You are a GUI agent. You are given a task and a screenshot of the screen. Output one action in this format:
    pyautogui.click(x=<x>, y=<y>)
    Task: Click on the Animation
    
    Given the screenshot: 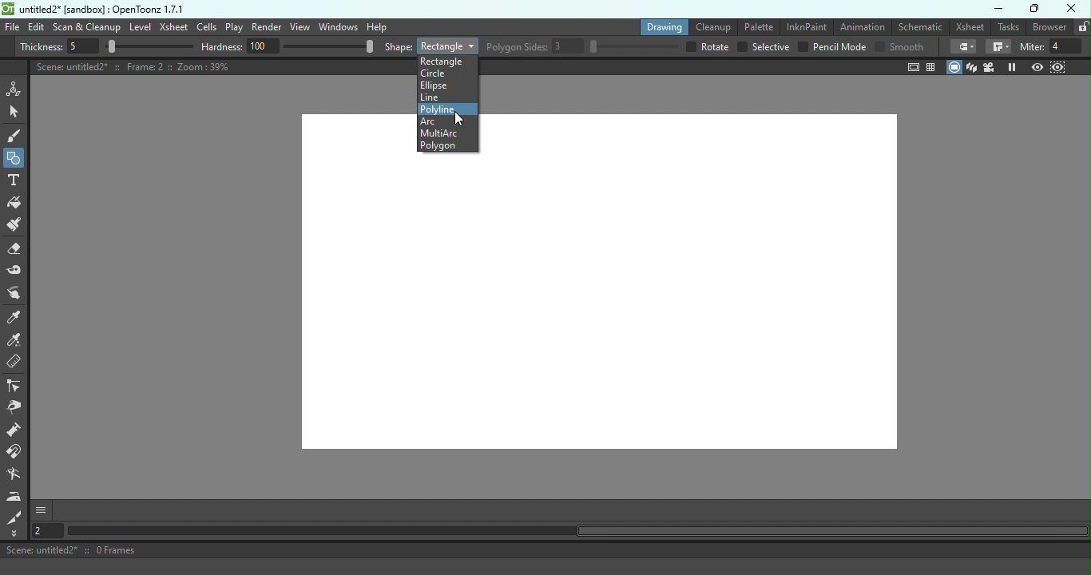 What is the action you would take?
    pyautogui.click(x=861, y=27)
    